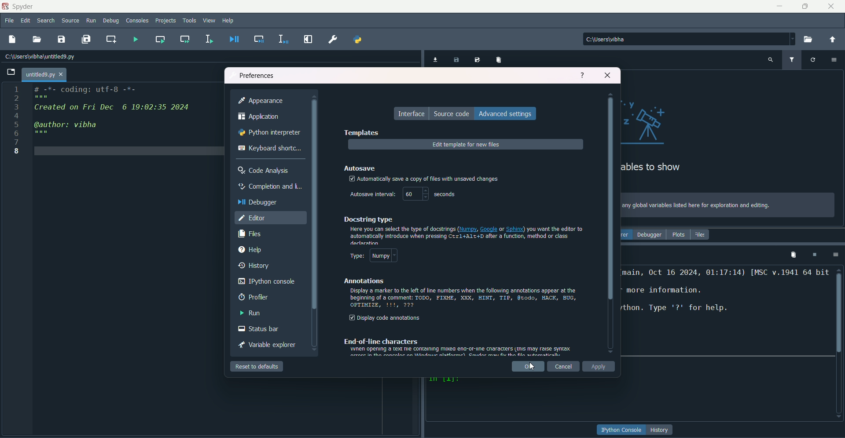 This screenshot has width=845, height=438. Describe the element at coordinates (442, 177) in the screenshot. I see `text` at that location.